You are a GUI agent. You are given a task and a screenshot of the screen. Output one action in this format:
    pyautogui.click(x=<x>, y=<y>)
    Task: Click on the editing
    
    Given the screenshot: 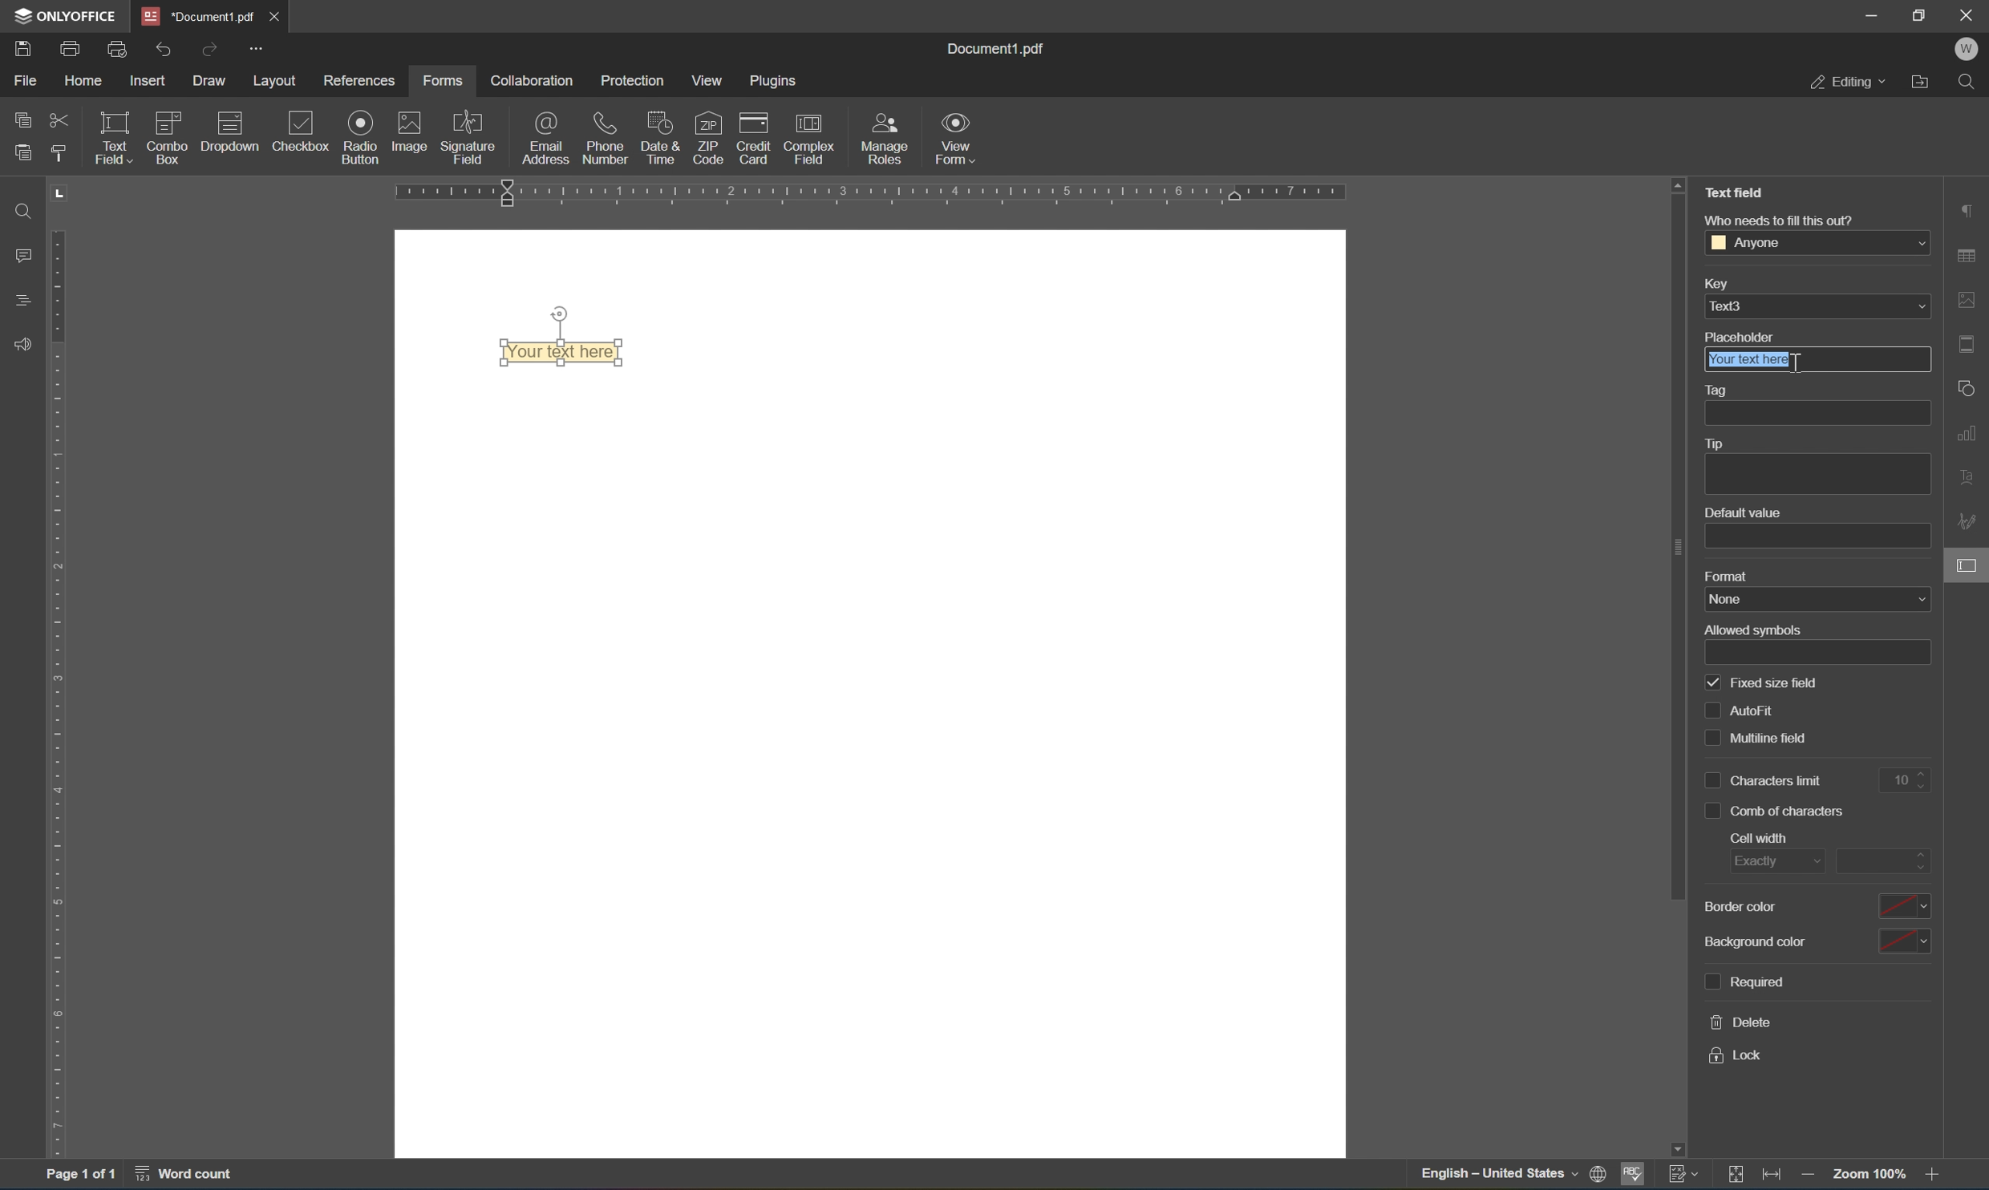 What is the action you would take?
    pyautogui.click(x=1845, y=83)
    